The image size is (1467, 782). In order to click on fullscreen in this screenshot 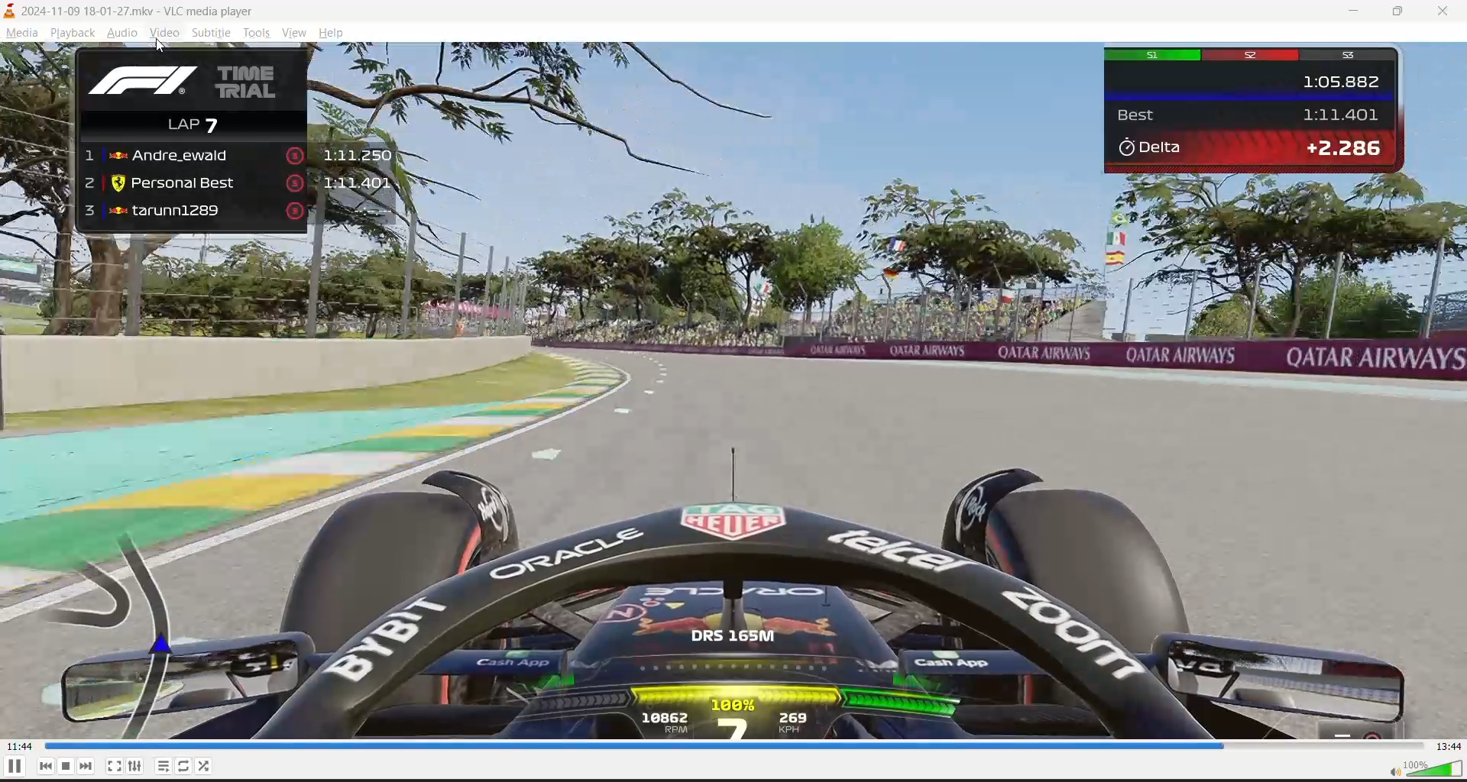, I will do `click(115, 763)`.